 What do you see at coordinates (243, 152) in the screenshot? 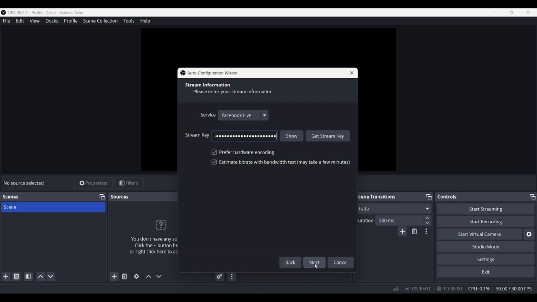
I see `Toggle for hardware encoding` at bounding box center [243, 152].